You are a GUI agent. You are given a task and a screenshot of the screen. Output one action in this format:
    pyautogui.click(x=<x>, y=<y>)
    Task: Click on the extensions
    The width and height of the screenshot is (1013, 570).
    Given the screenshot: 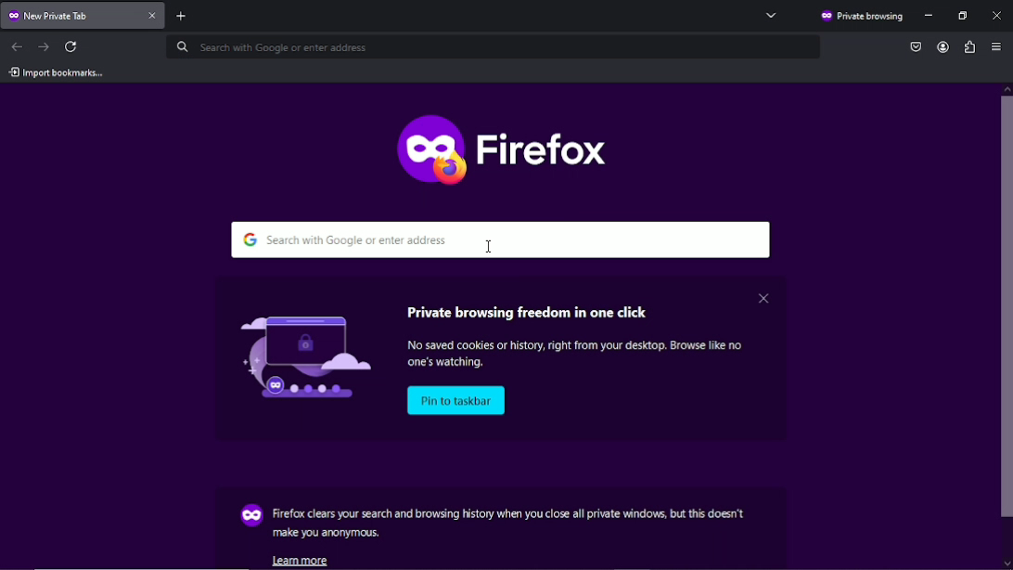 What is the action you would take?
    pyautogui.click(x=968, y=46)
    